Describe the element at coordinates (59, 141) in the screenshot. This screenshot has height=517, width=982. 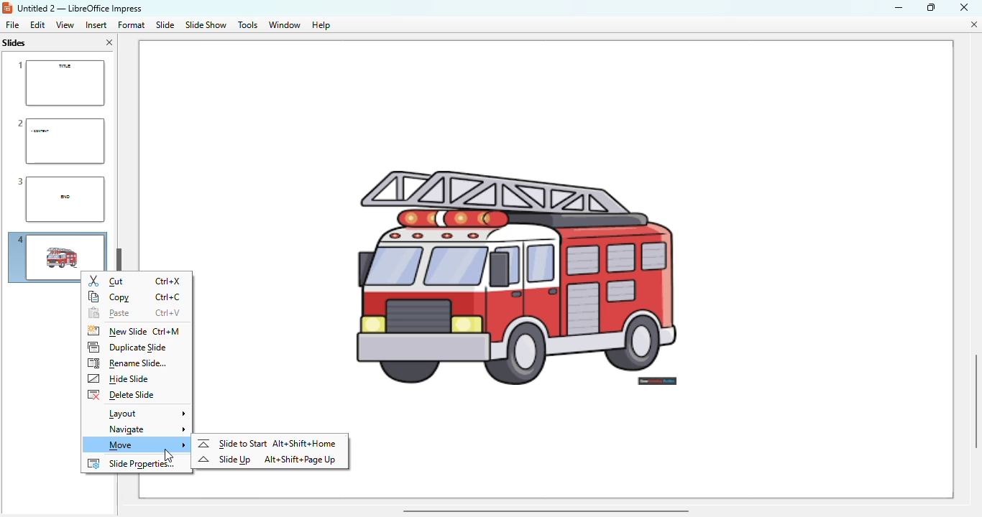
I see `slide 2` at that location.